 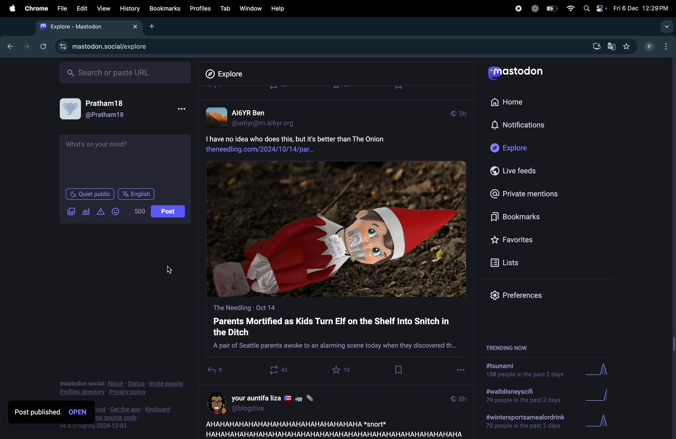 I want to click on emoji, so click(x=115, y=211).